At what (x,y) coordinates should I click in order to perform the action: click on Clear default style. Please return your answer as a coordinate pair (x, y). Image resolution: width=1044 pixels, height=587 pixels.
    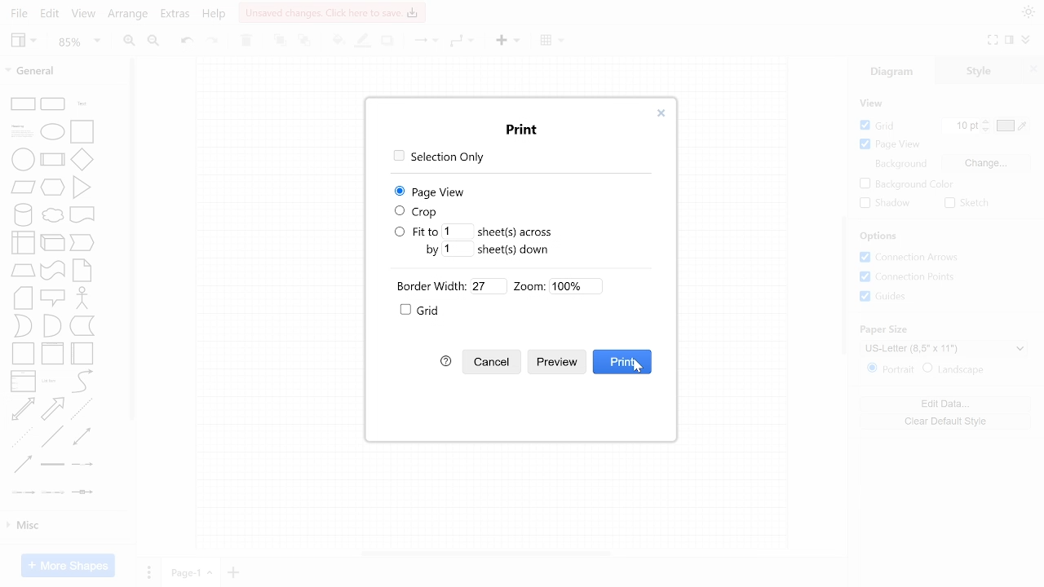
    Looking at the image, I should click on (945, 421).